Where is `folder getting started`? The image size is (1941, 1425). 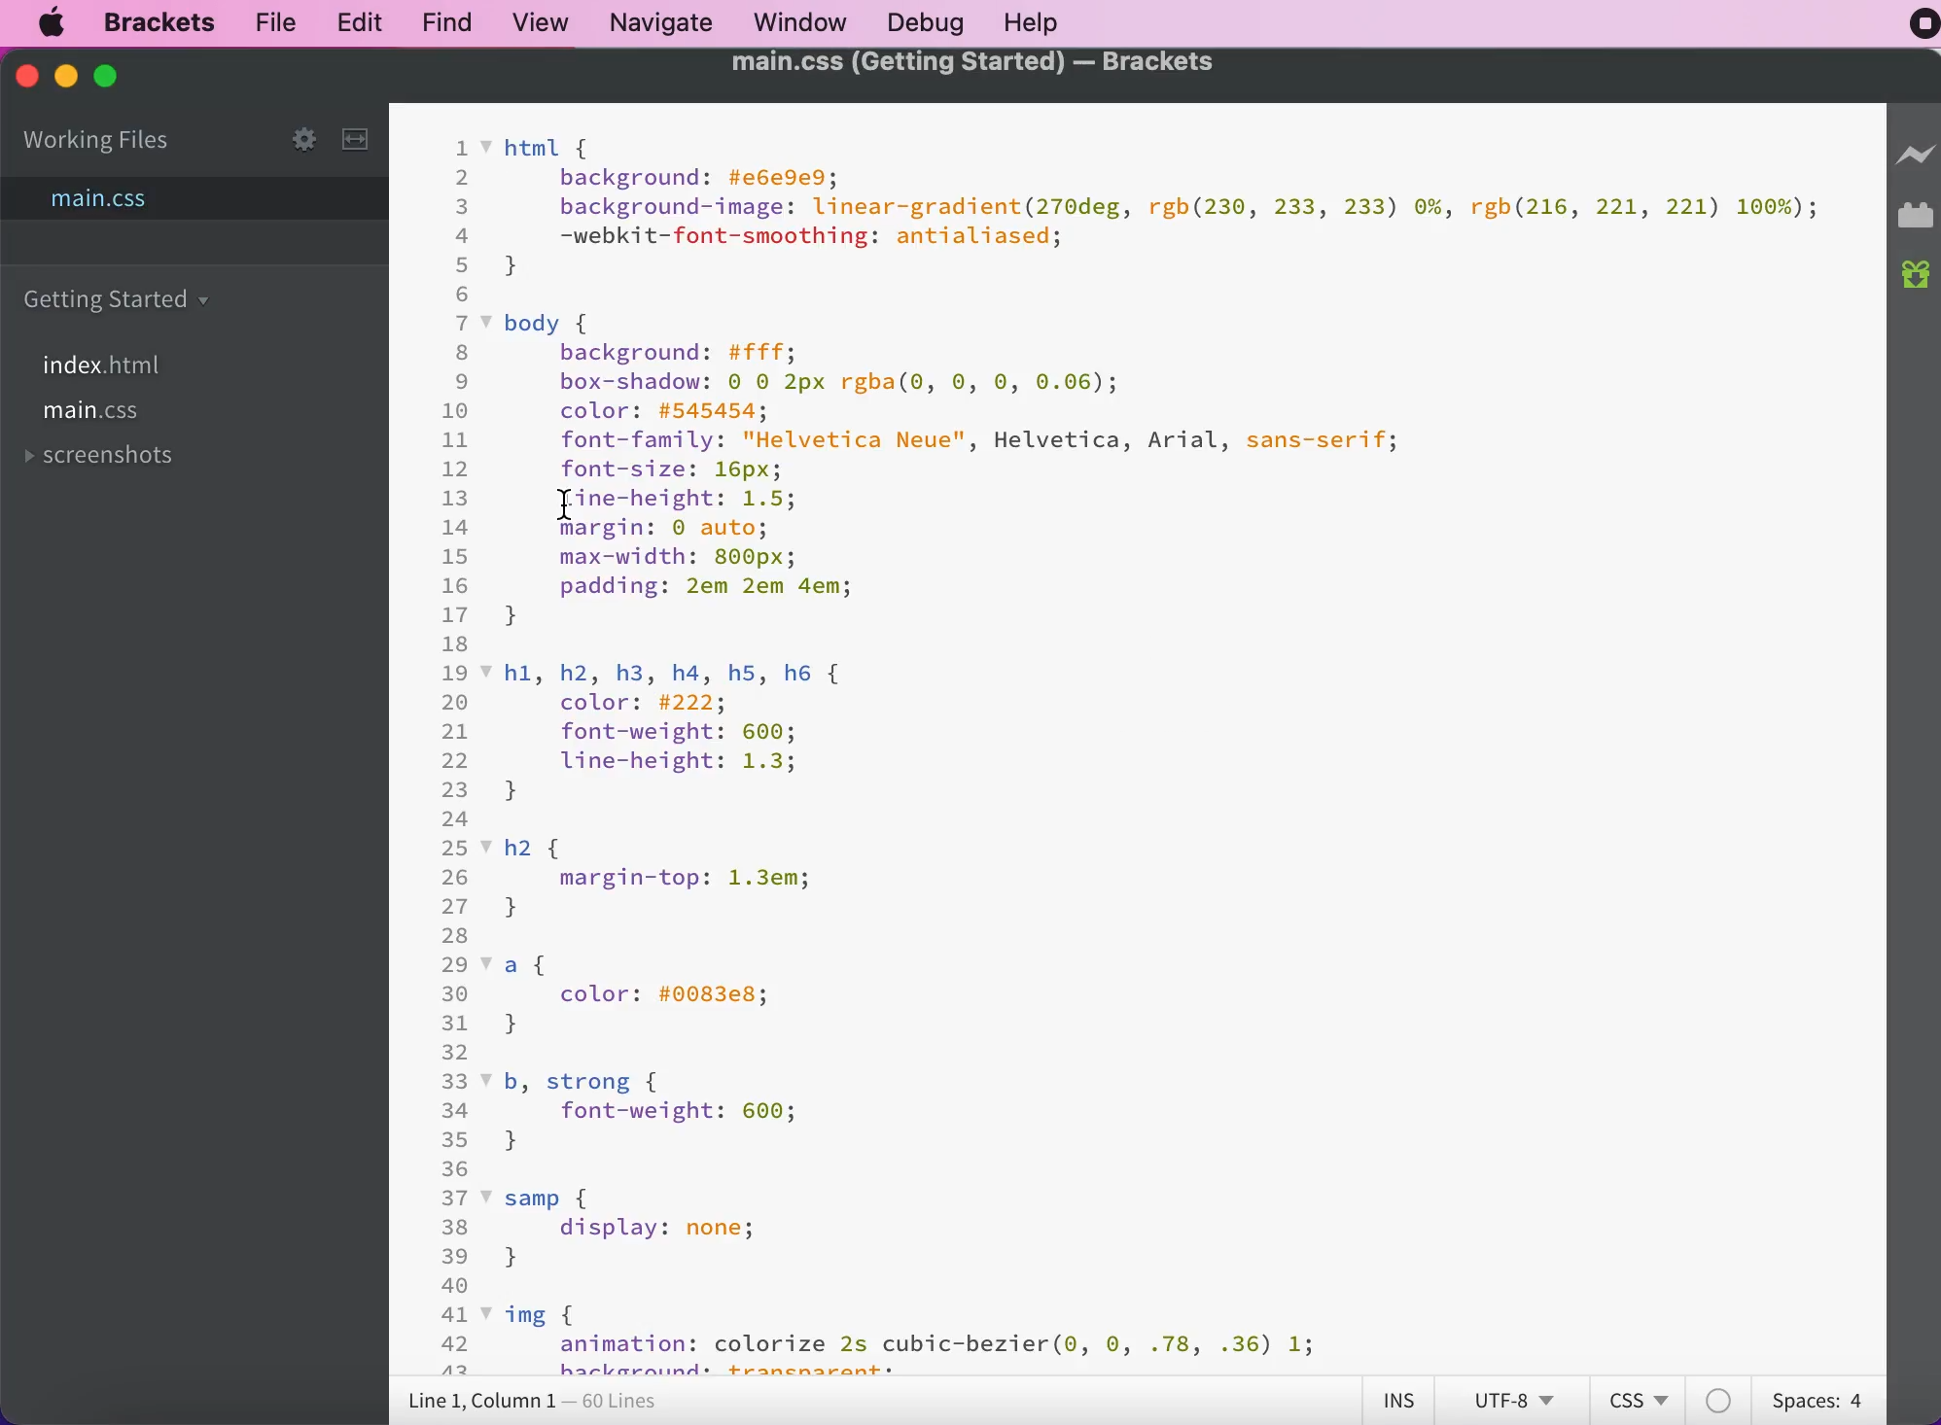
folder getting started is located at coordinates (116, 293).